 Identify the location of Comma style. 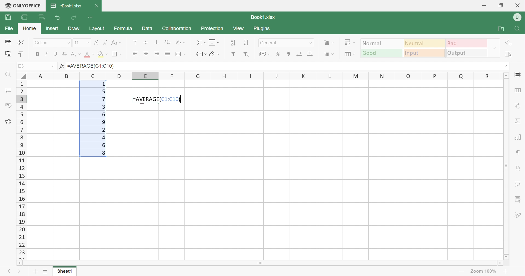
(289, 54).